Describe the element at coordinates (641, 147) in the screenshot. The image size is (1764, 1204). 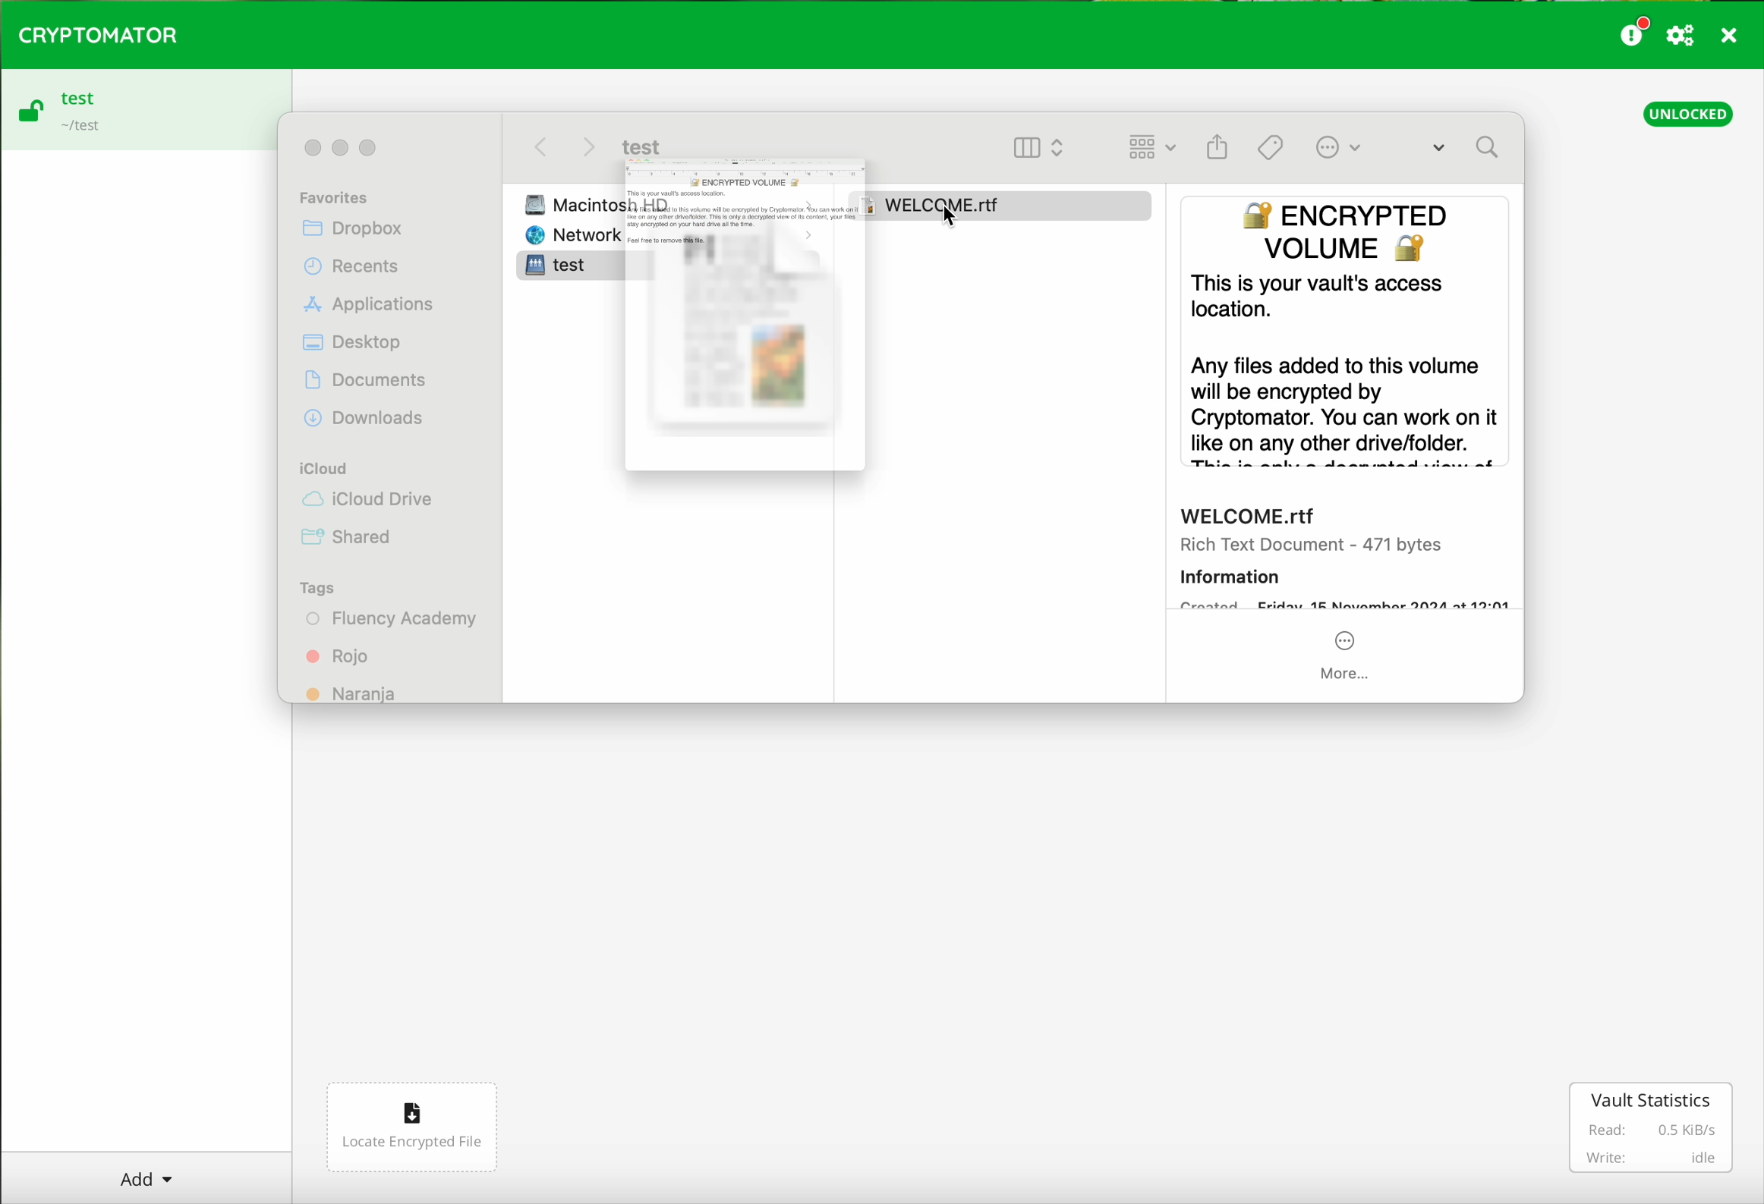
I see `test` at that location.